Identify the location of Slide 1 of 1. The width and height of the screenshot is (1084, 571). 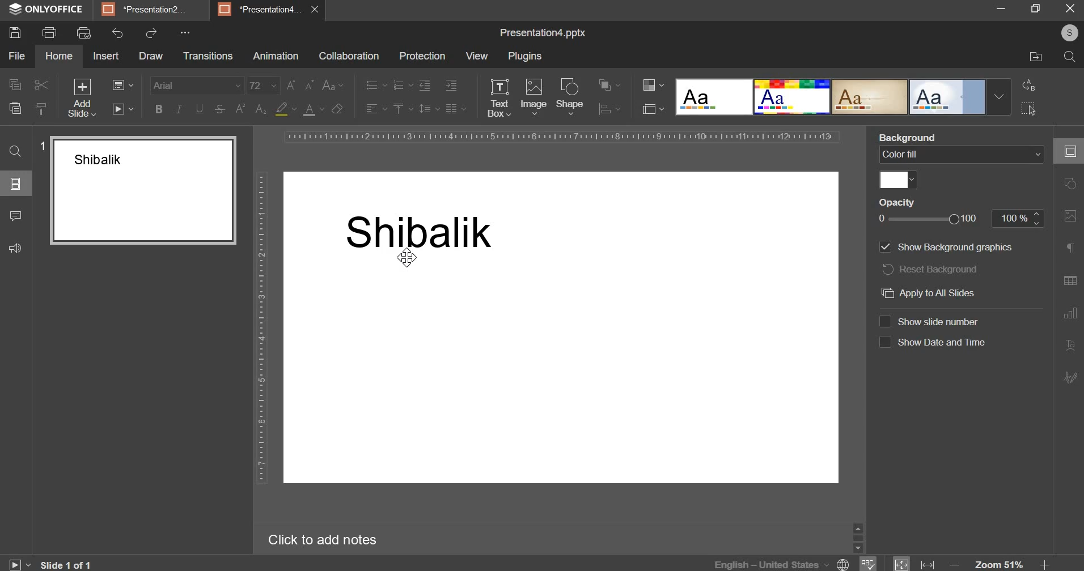
(71, 563).